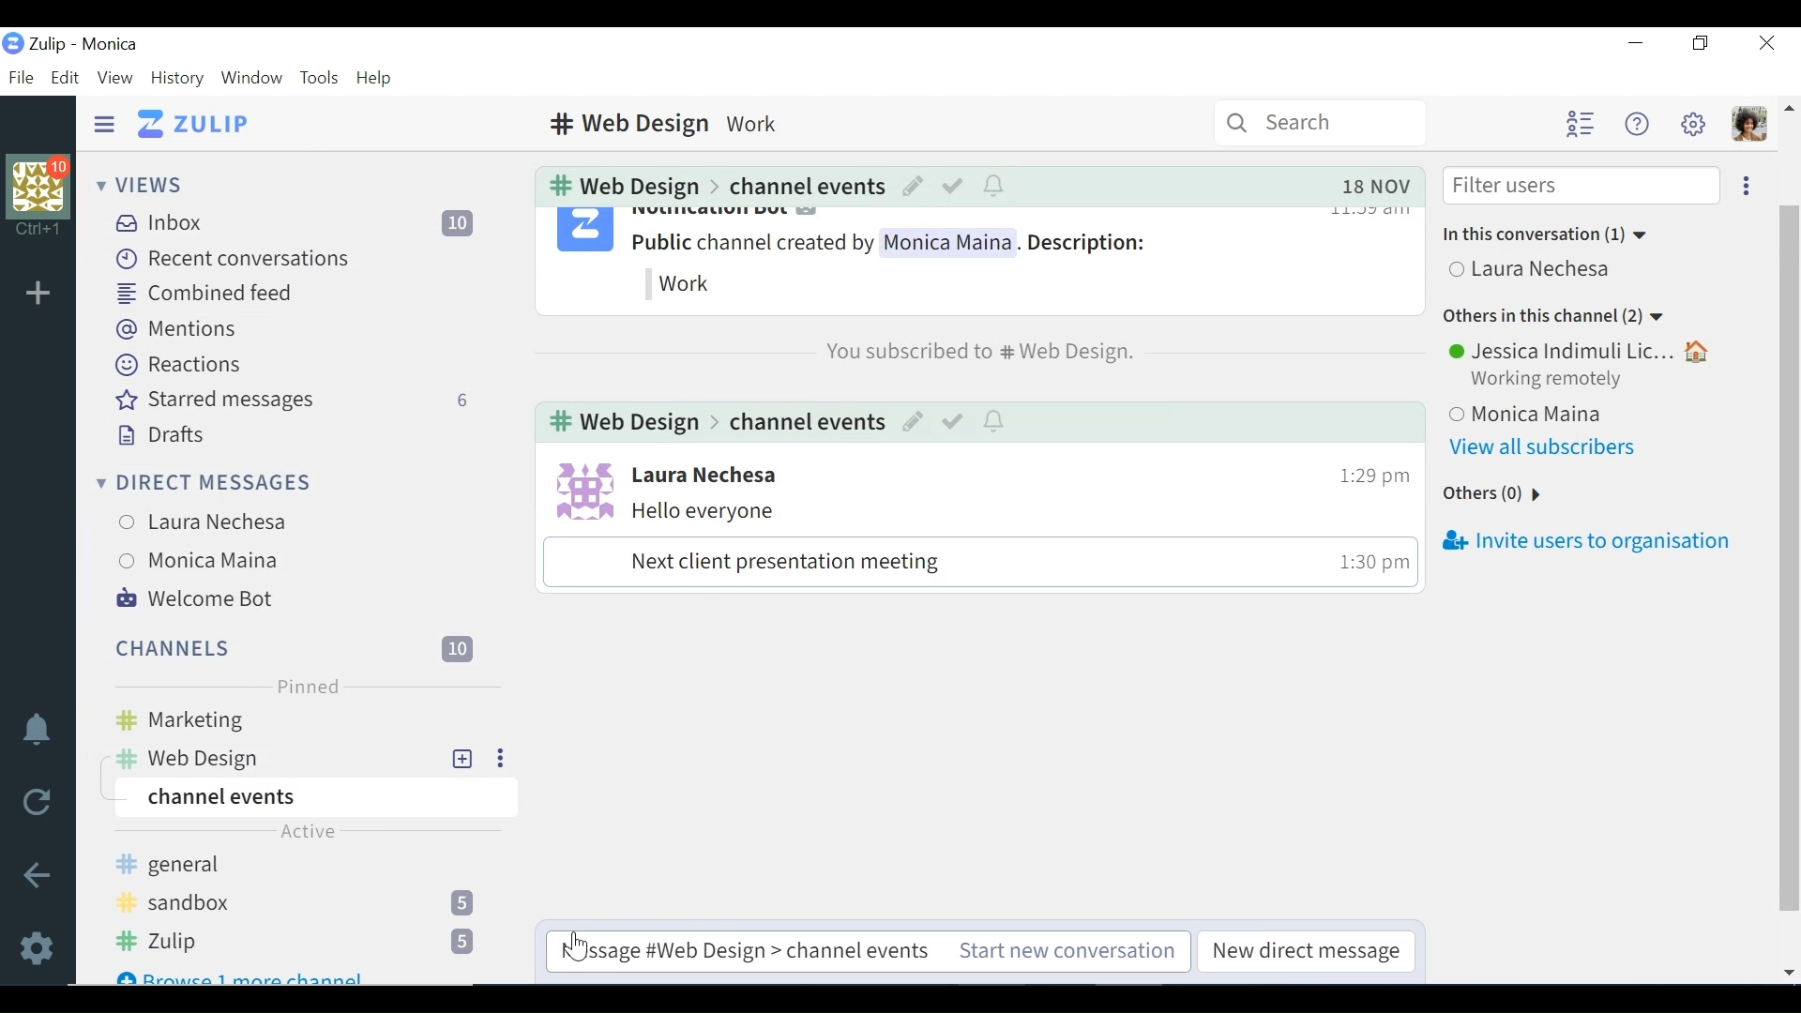 The width and height of the screenshot is (1801, 1013). What do you see at coordinates (307, 943) in the screenshot?
I see `Zulip channel` at bounding box center [307, 943].